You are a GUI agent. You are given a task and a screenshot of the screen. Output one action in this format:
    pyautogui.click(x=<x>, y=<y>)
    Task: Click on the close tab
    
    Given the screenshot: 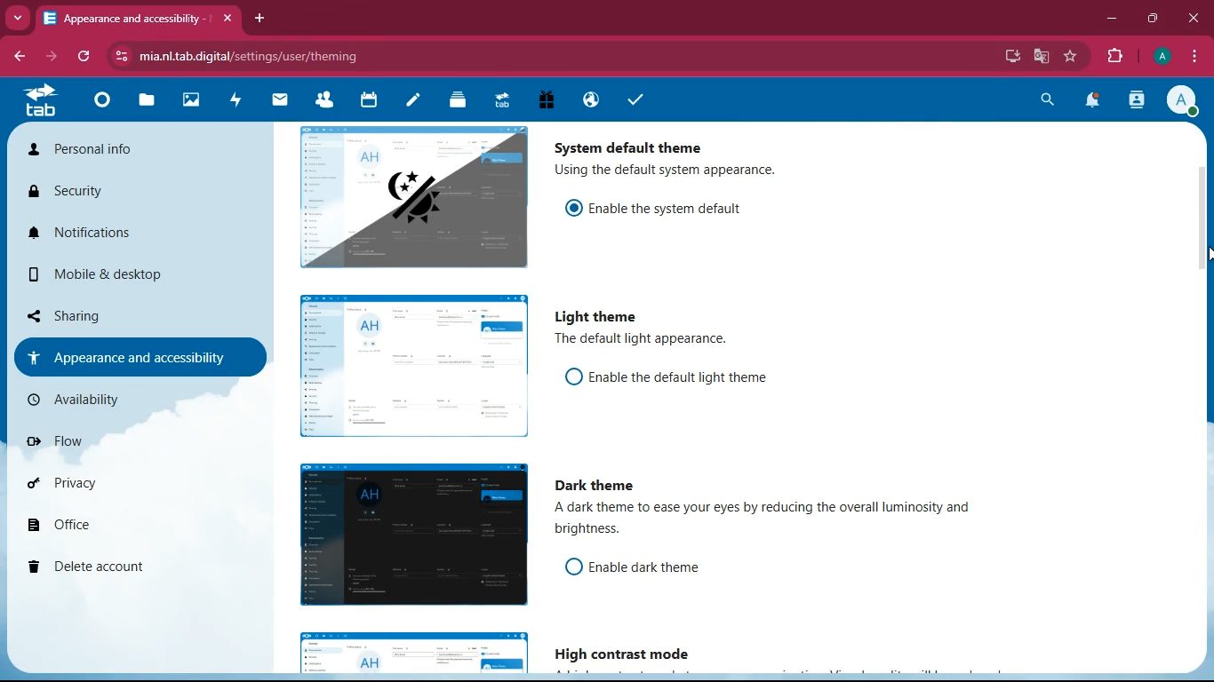 What is the action you would take?
    pyautogui.click(x=228, y=19)
    